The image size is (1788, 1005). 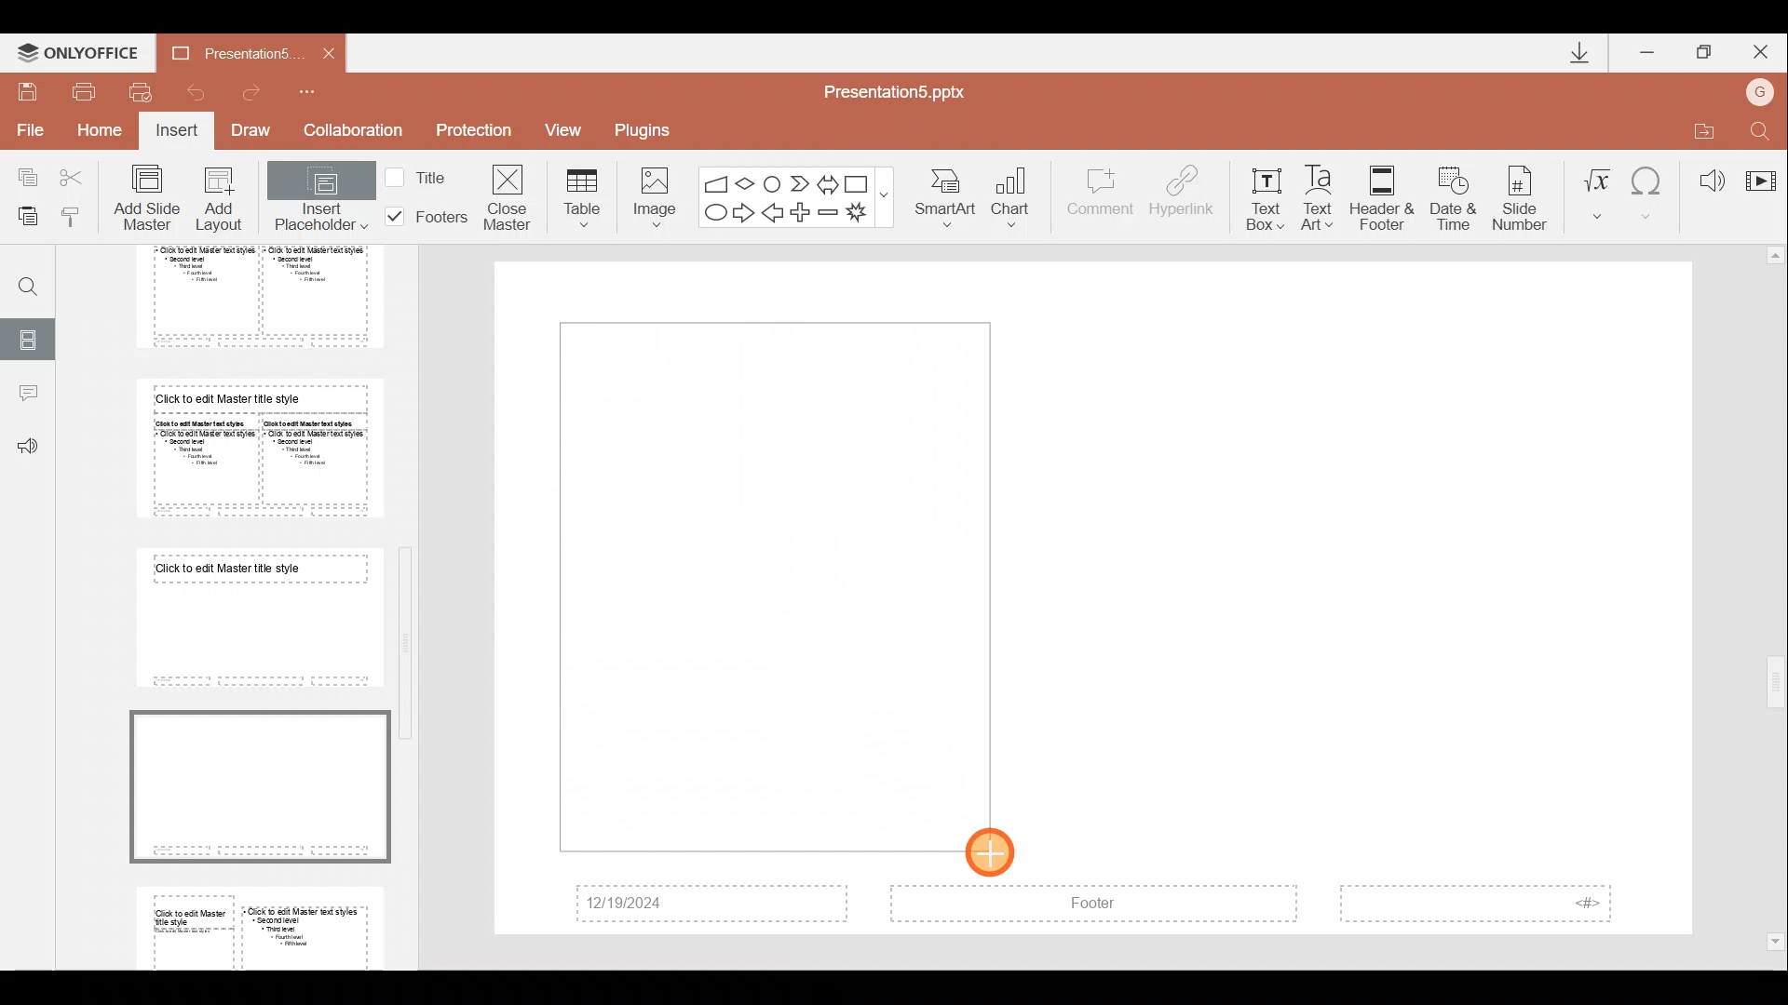 What do you see at coordinates (804, 210) in the screenshot?
I see `Plus` at bounding box center [804, 210].